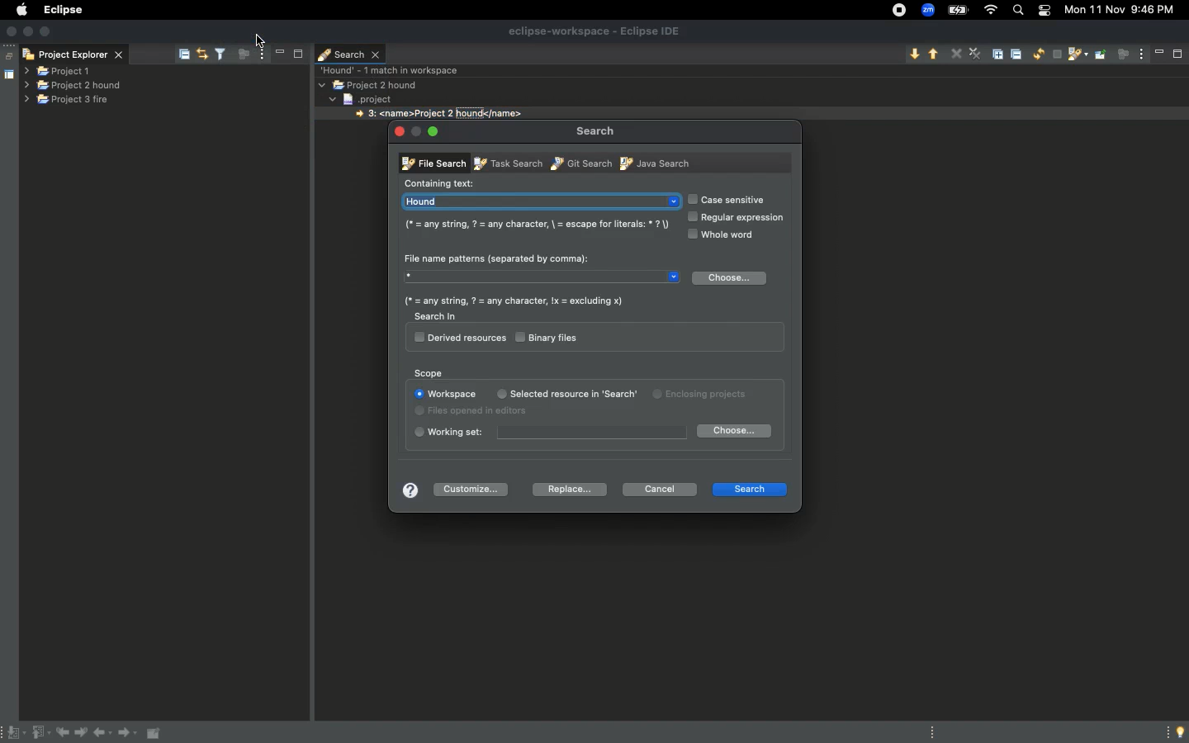 This screenshot has width=1189, height=743. I want to click on Expand all, so click(1001, 53).